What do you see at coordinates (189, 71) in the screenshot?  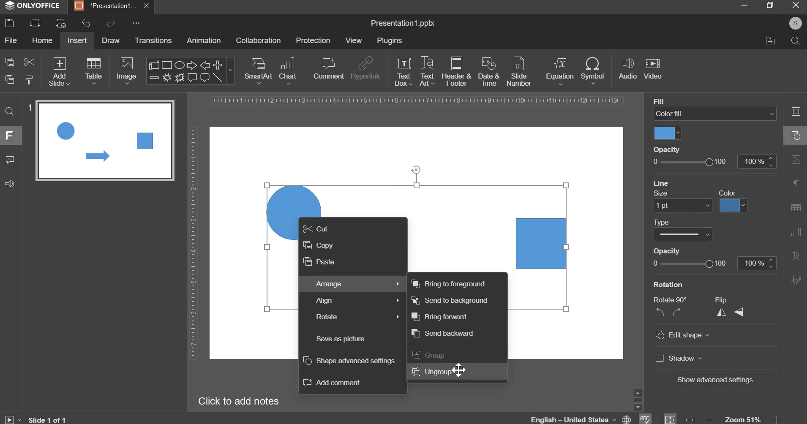 I see `shape` at bounding box center [189, 71].